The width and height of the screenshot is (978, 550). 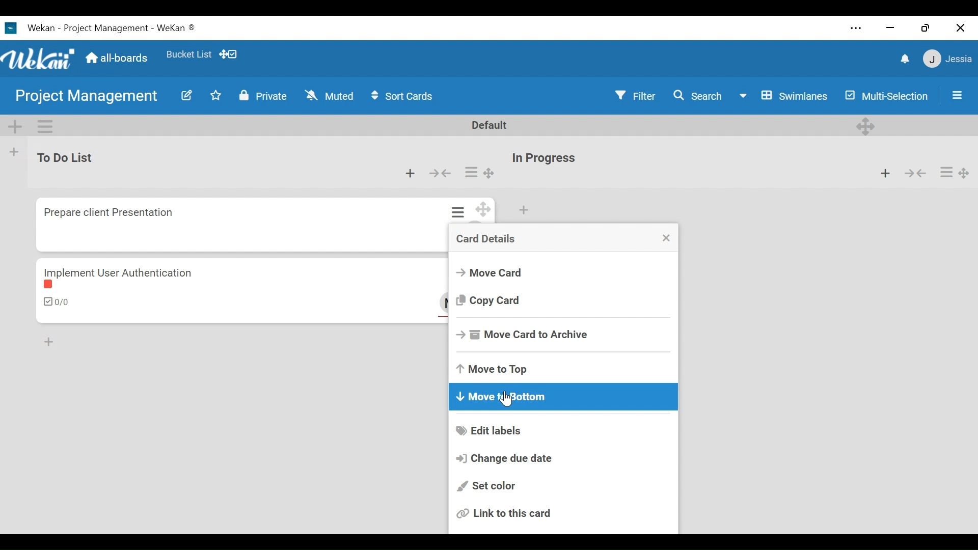 What do you see at coordinates (504, 458) in the screenshot?
I see `Change due date` at bounding box center [504, 458].